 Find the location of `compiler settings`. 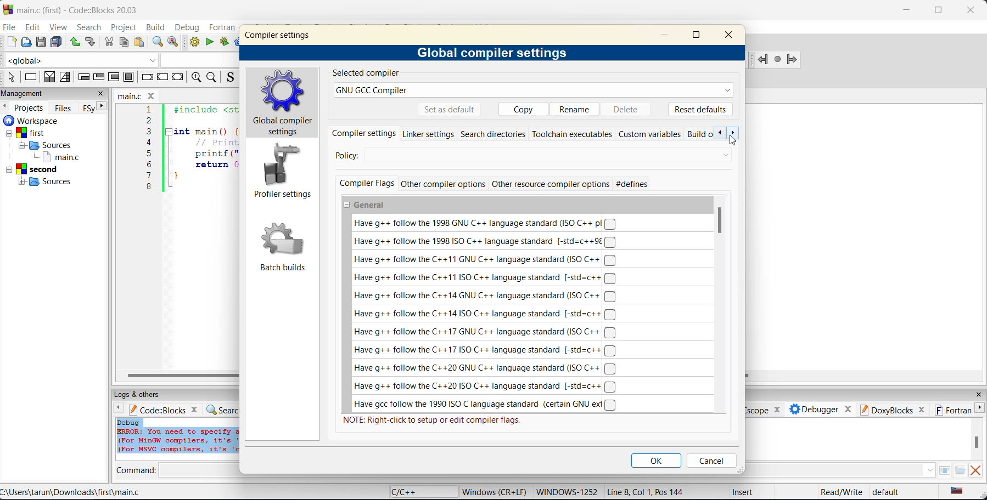

compiler settings is located at coordinates (364, 133).